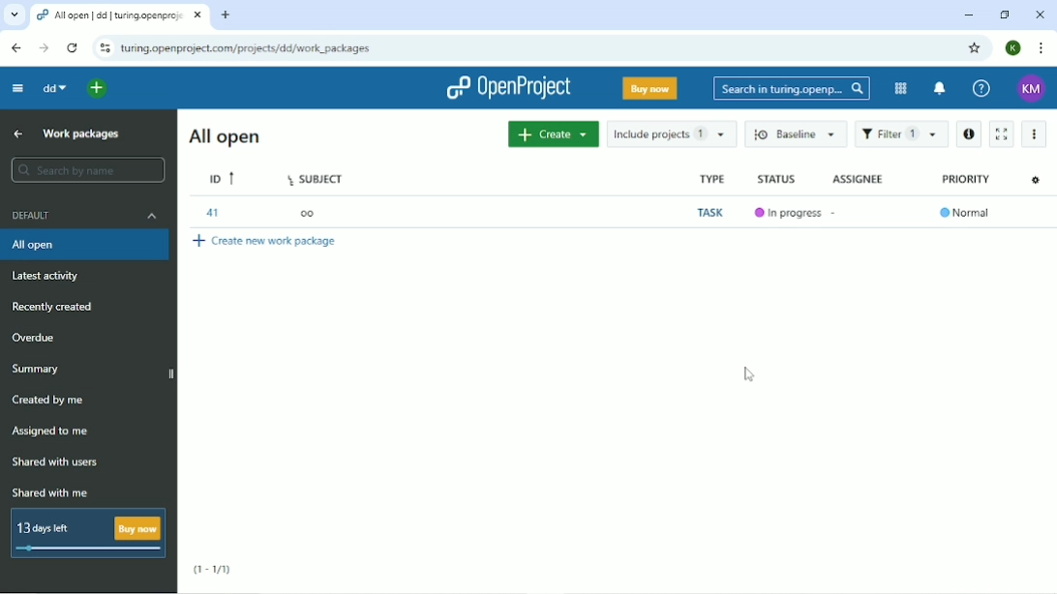  I want to click on Cursor, so click(748, 374).